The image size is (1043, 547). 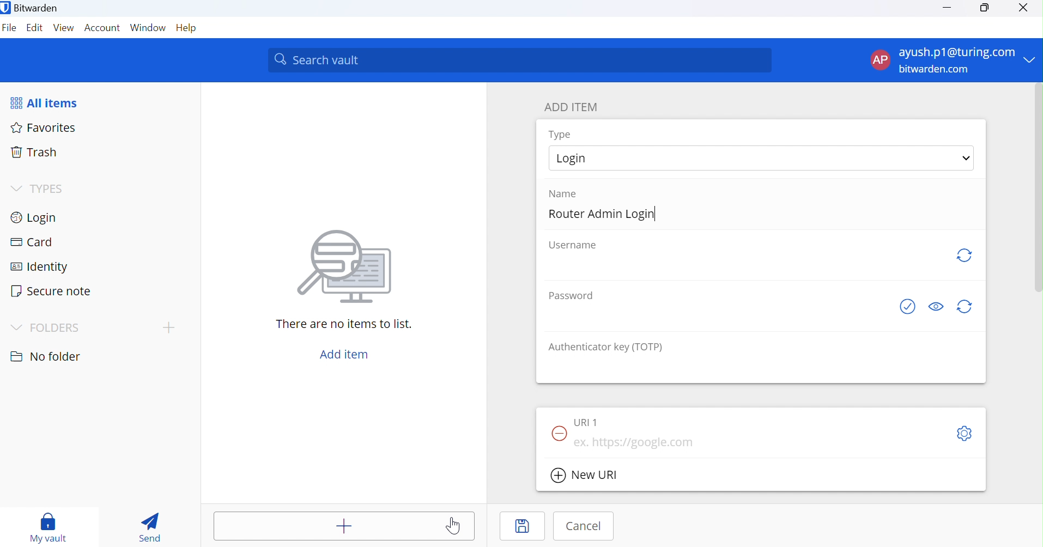 What do you see at coordinates (586, 423) in the screenshot?
I see `URI 1` at bounding box center [586, 423].